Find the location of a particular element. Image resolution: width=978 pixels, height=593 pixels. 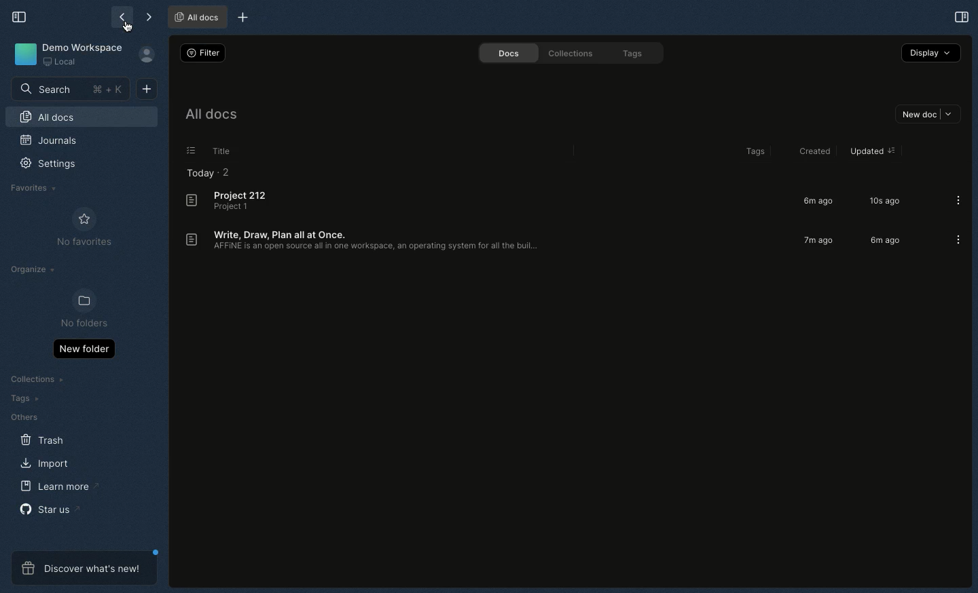

New doc is located at coordinates (149, 91).